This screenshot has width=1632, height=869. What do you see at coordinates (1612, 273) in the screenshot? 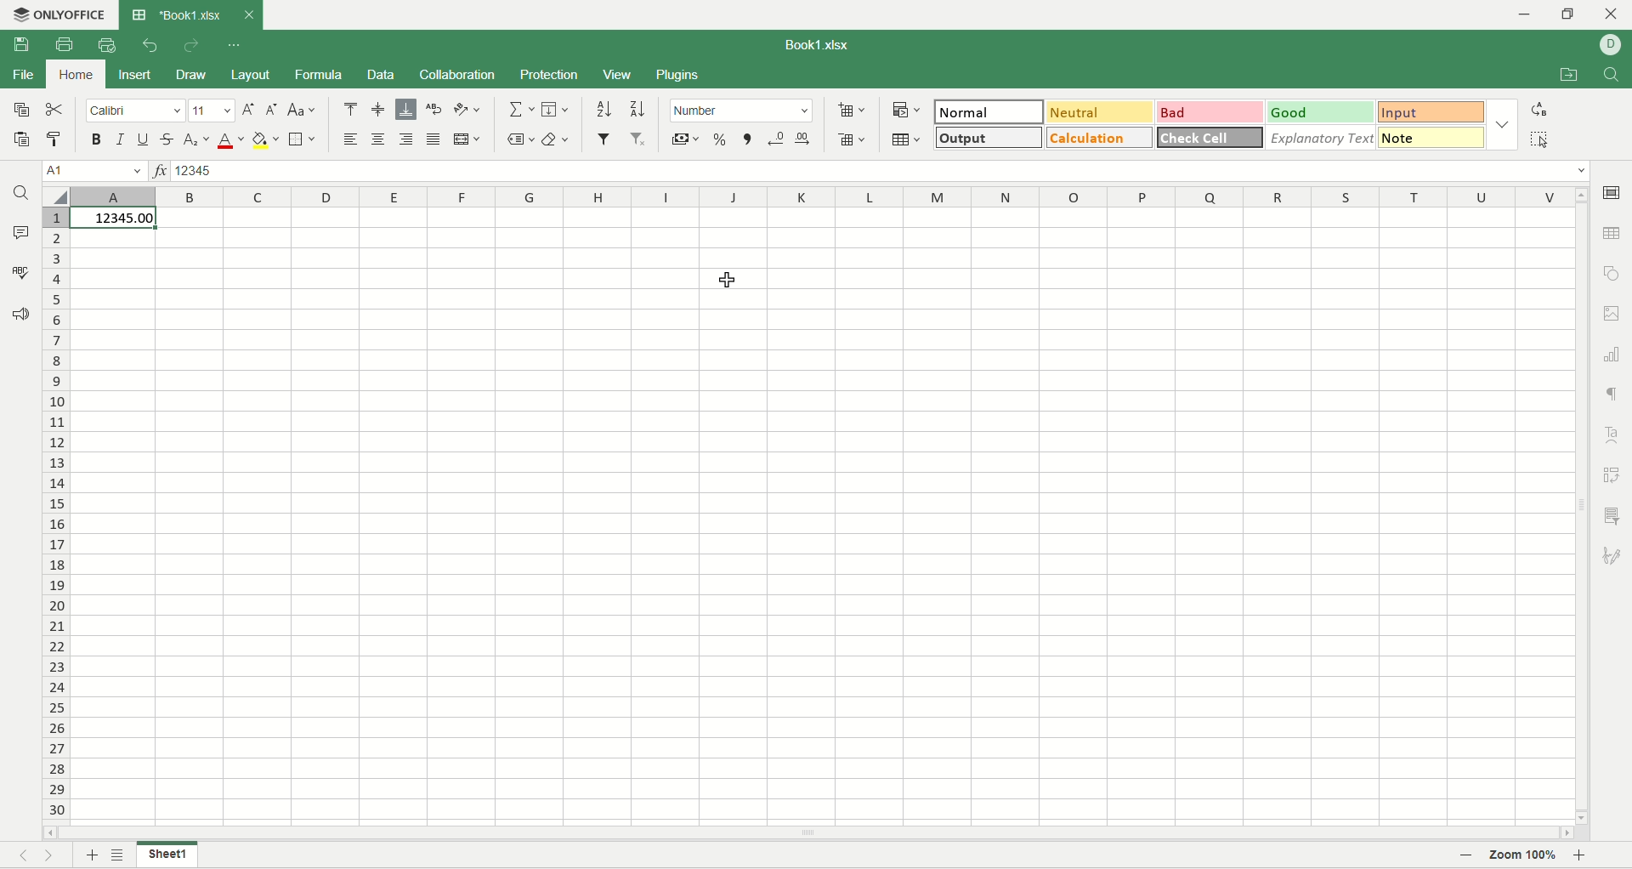
I see `object settings` at bounding box center [1612, 273].